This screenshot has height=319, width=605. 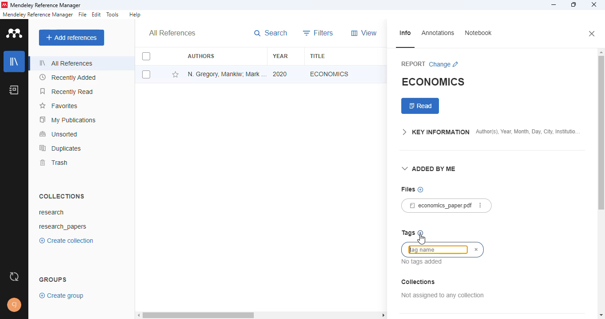 What do you see at coordinates (60, 148) in the screenshot?
I see `duplicates` at bounding box center [60, 148].